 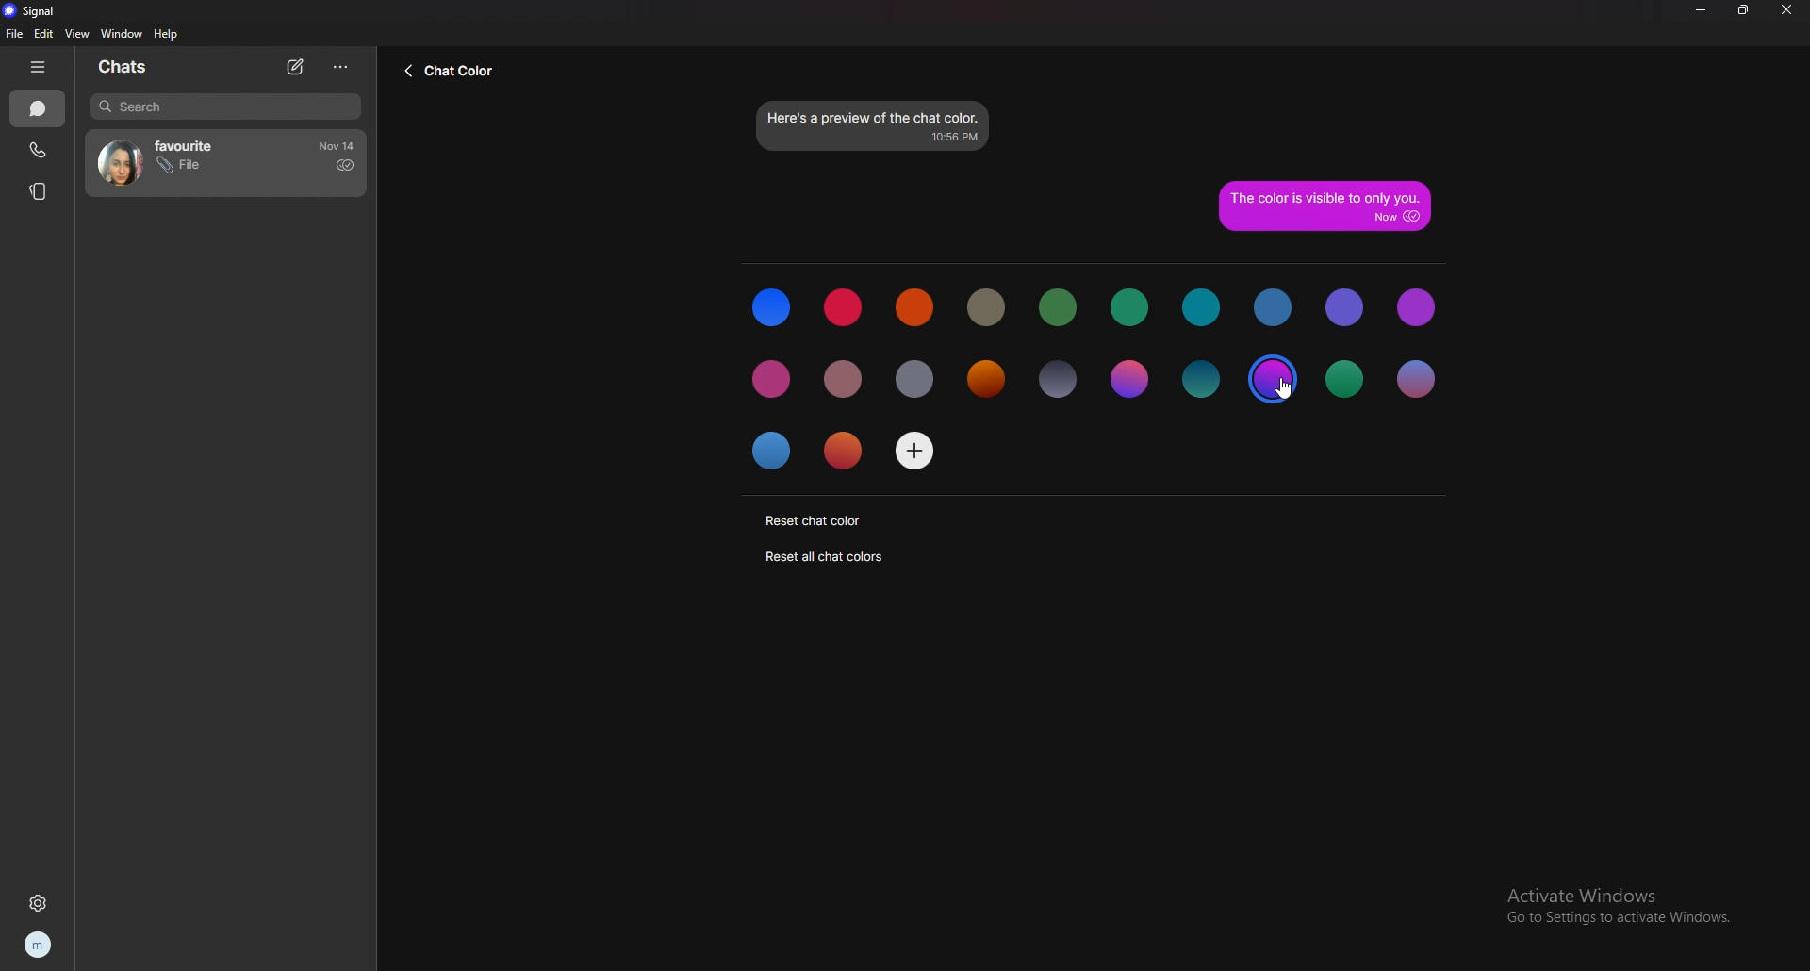 What do you see at coordinates (773, 378) in the screenshot?
I see `color` at bounding box center [773, 378].